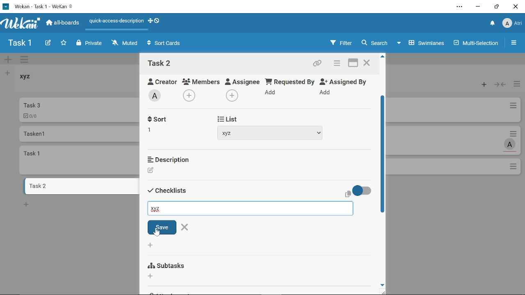 This screenshot has width=525, height=295. I want to click on Cursor, so click(157, 233).